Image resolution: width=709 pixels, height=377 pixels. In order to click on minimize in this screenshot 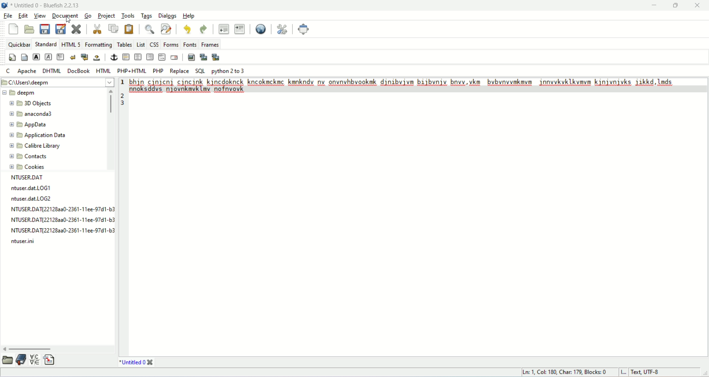, I will do `click(651, 6)`.